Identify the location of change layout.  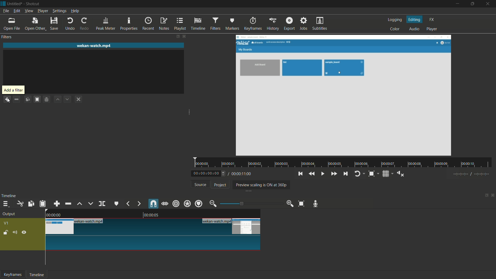
(178, 36).